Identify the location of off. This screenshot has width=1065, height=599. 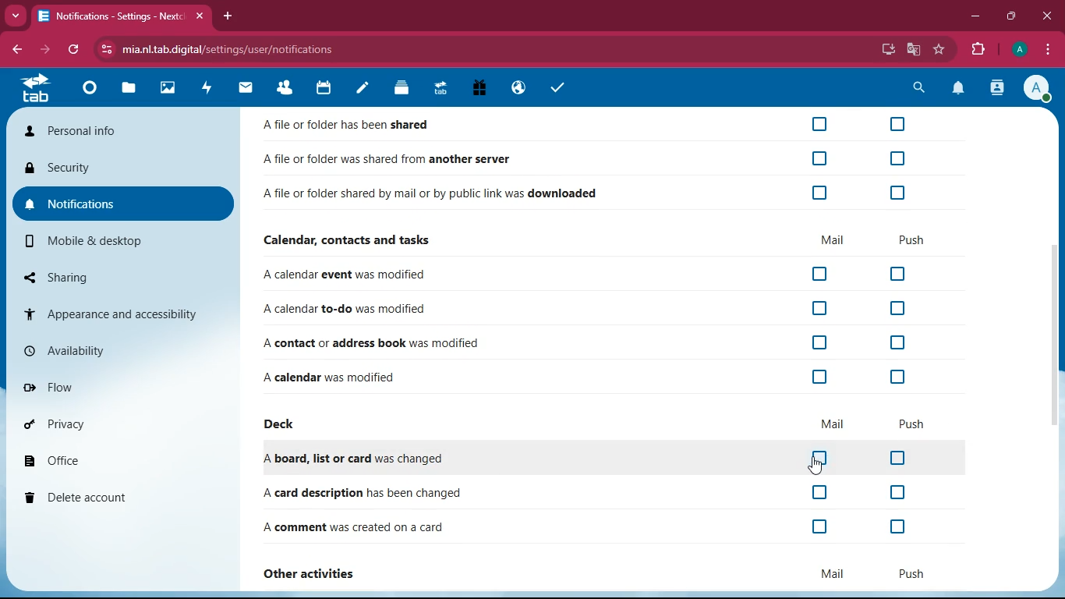
(821, 376).